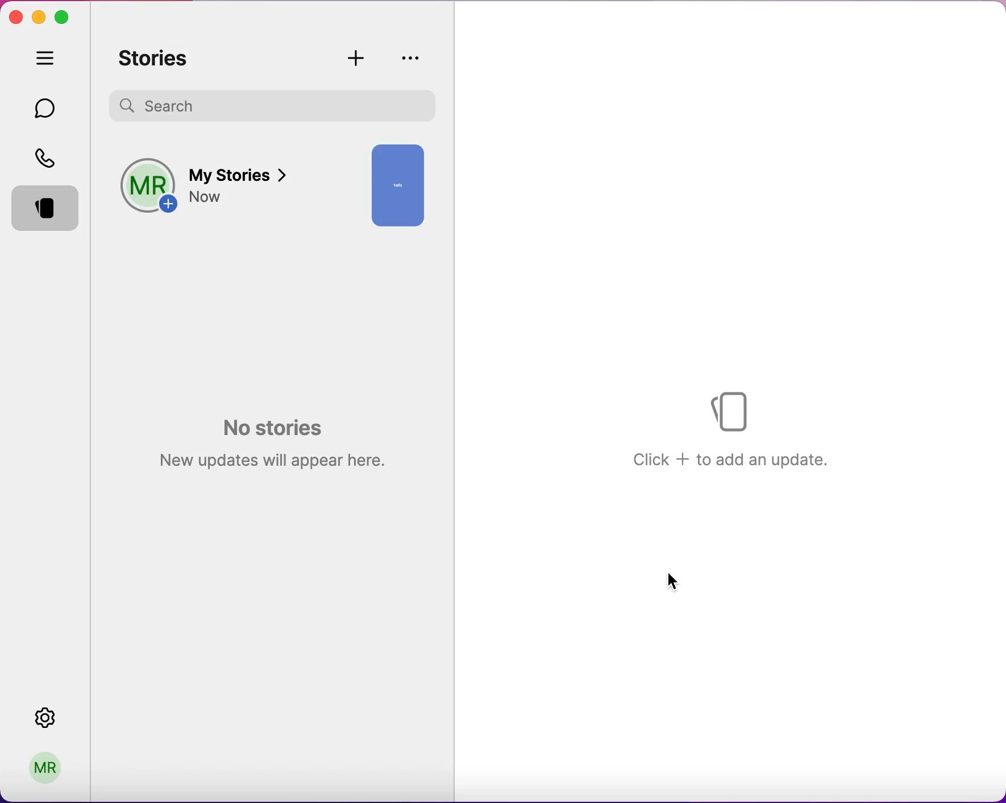 The image size is (1006, 803). Describe the element at coordinates (48, 210) in the screenshot. I see `stories selected` at that location.